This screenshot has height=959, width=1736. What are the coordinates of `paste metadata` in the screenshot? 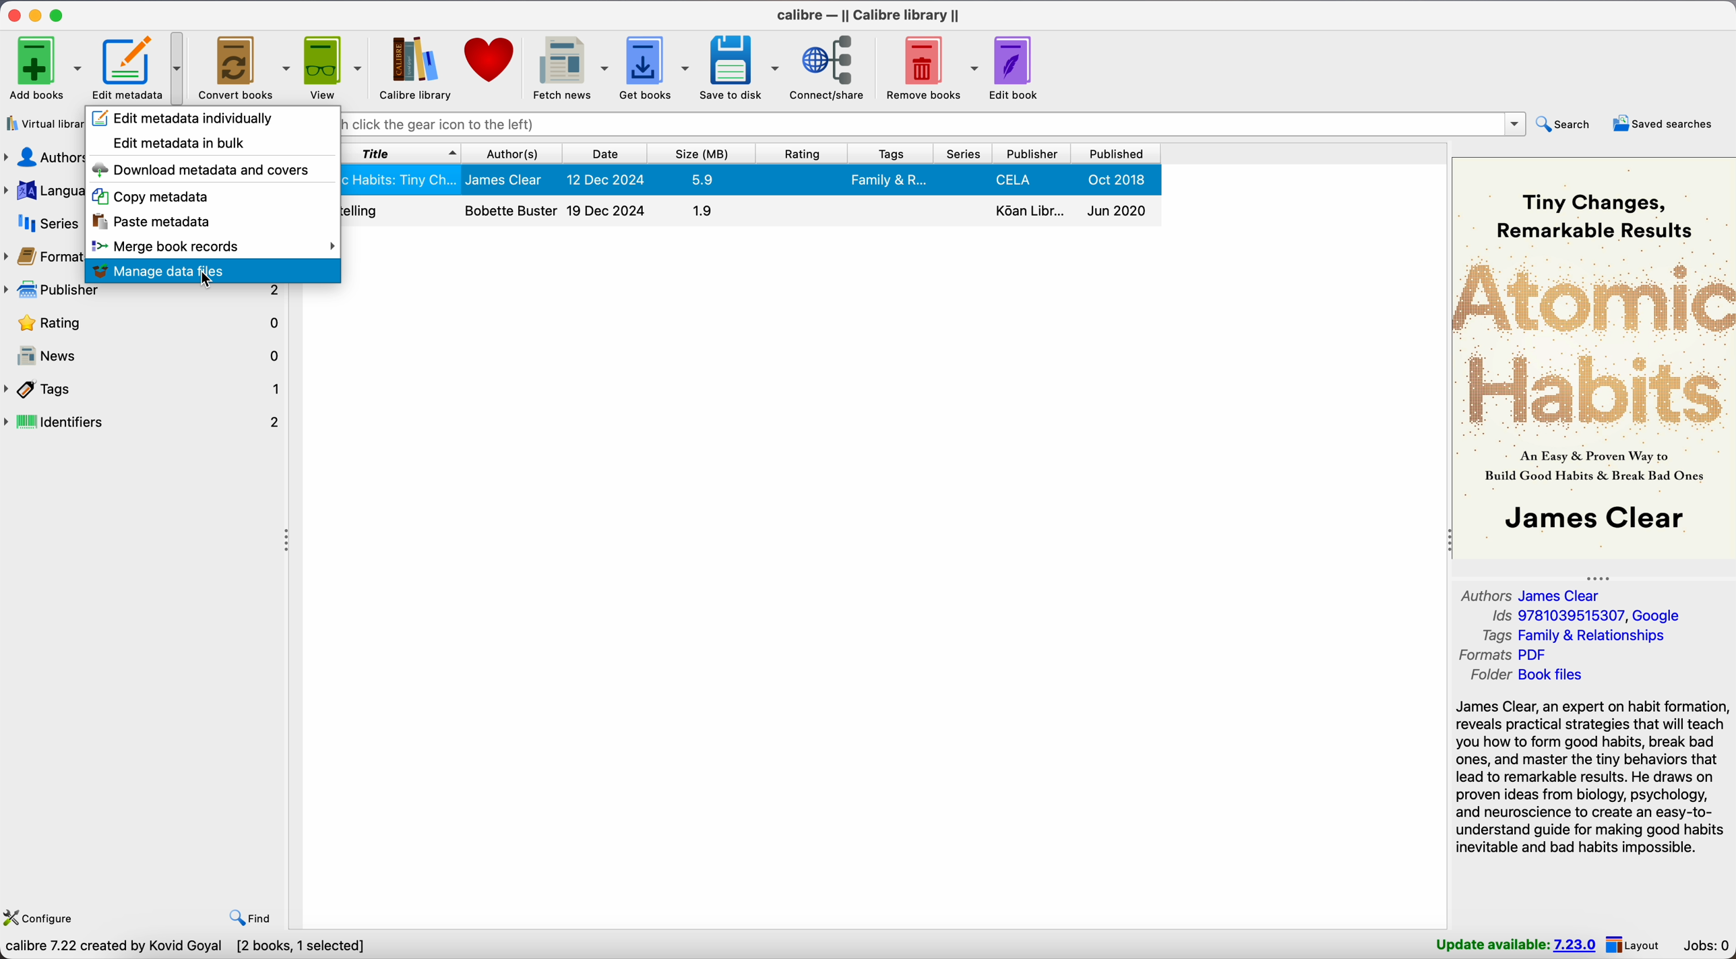 It's located at (154, 224).